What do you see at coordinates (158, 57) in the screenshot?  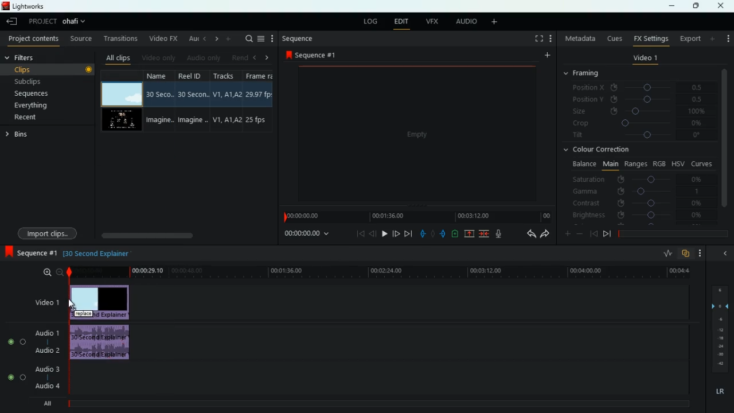 I see `video only` at bounding box center [158, 57].